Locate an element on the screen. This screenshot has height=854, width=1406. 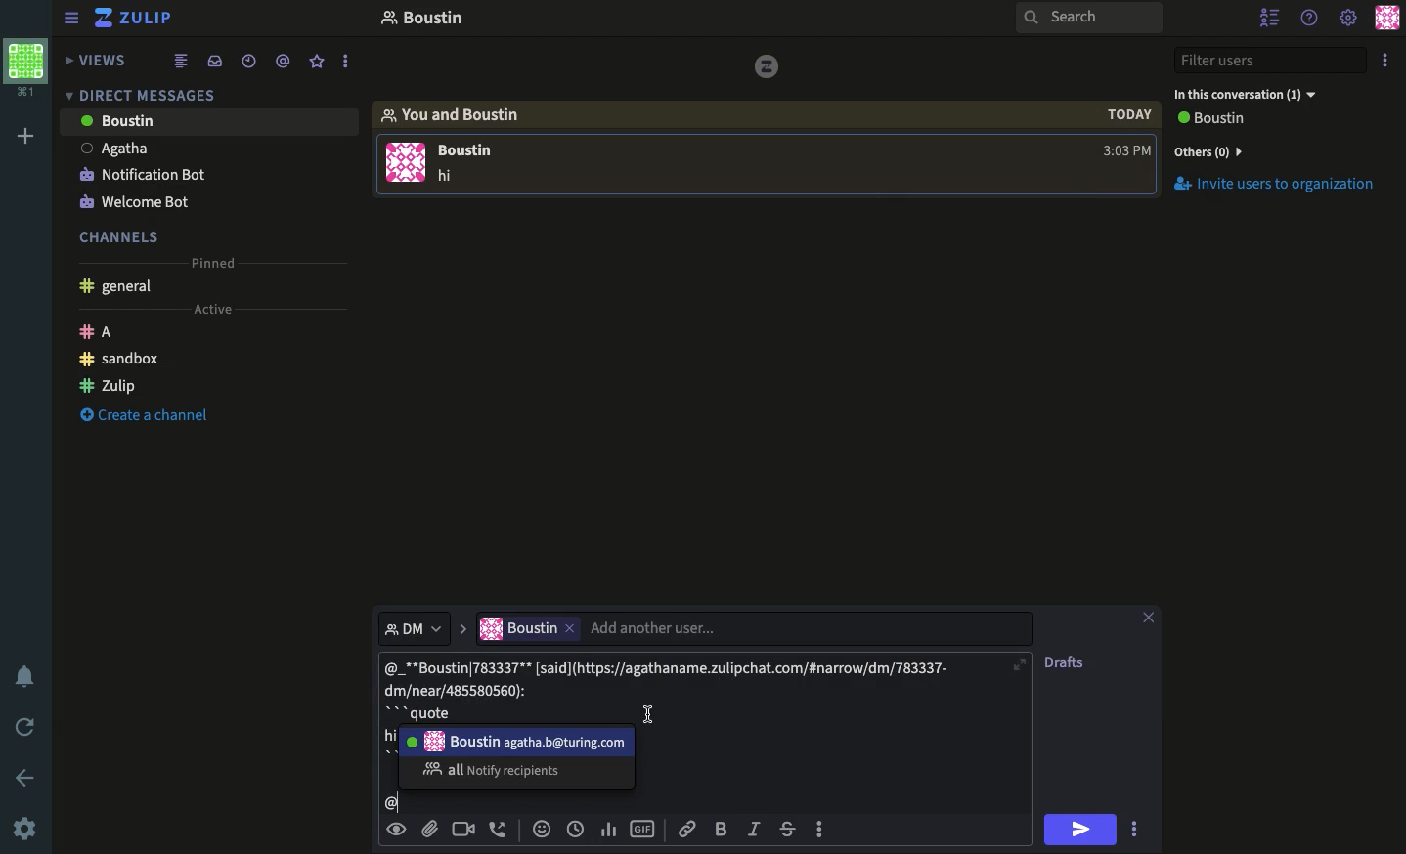
Zulip is located at coordinates (134, 18).